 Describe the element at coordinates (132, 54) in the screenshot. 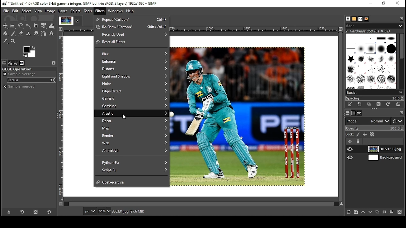

I see `blur` at that location.